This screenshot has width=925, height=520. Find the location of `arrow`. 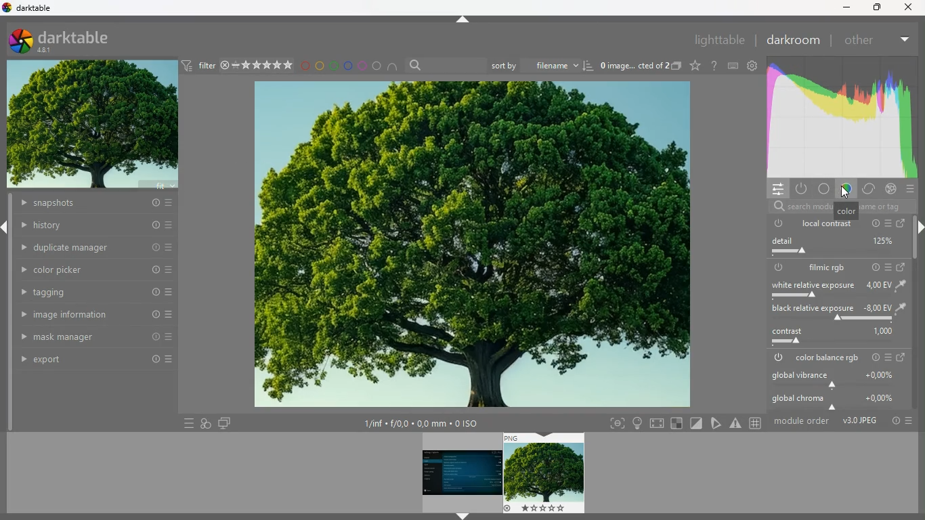

arrow is located at coordinates (919, 229).